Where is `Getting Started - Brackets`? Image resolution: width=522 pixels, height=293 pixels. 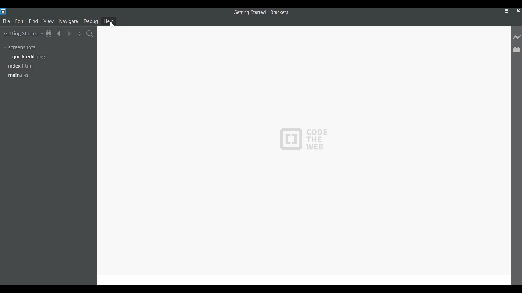
Getting Started - Brackets is located at coordinates (262, 13).